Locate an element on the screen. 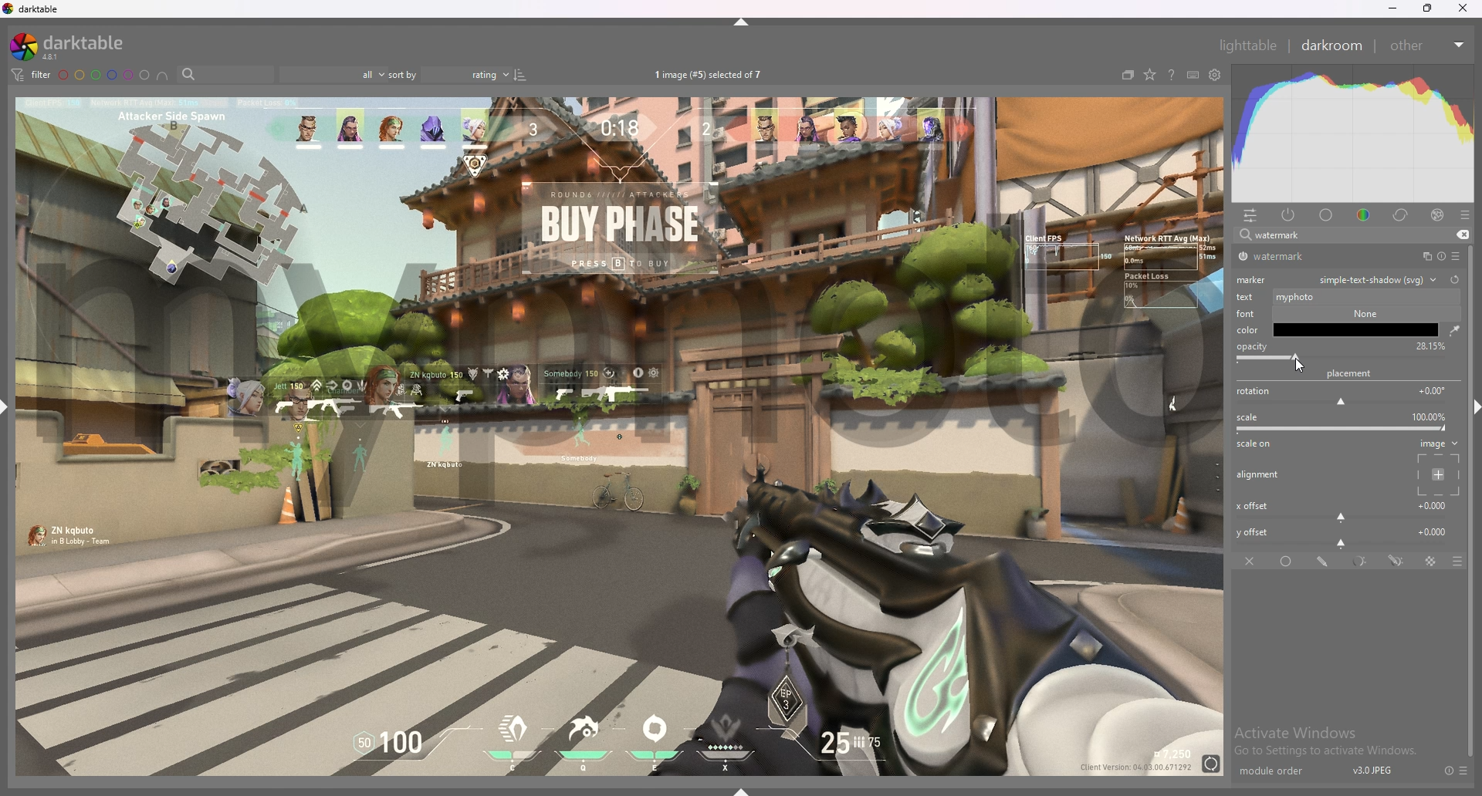  darktable is located at coordinates (73, 46).